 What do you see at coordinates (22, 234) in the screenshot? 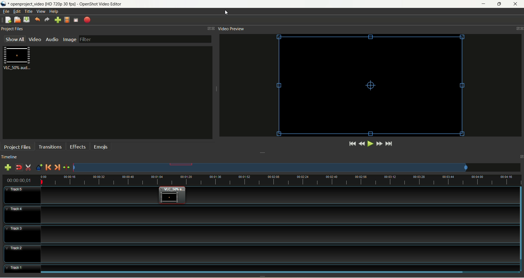
I see `track3` at bounding box center [22, 234].